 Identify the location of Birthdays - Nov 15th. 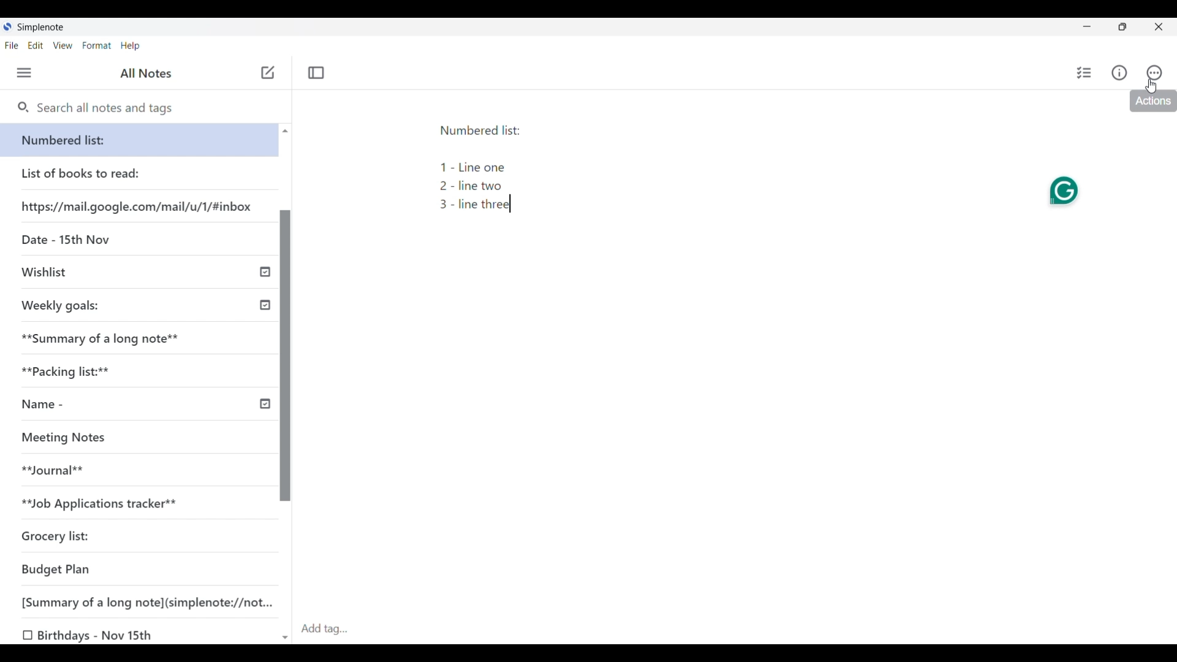
(101, 634).